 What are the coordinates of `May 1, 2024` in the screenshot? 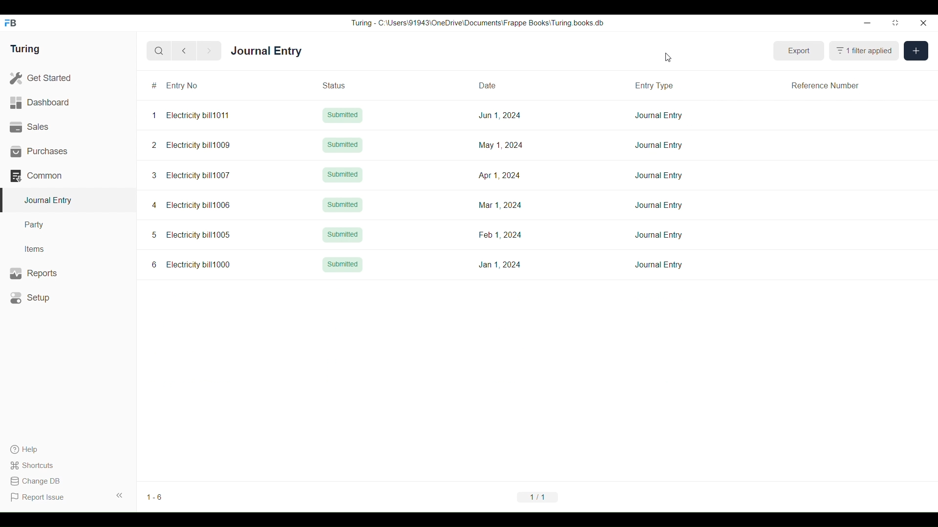 It's located at (502, 145).